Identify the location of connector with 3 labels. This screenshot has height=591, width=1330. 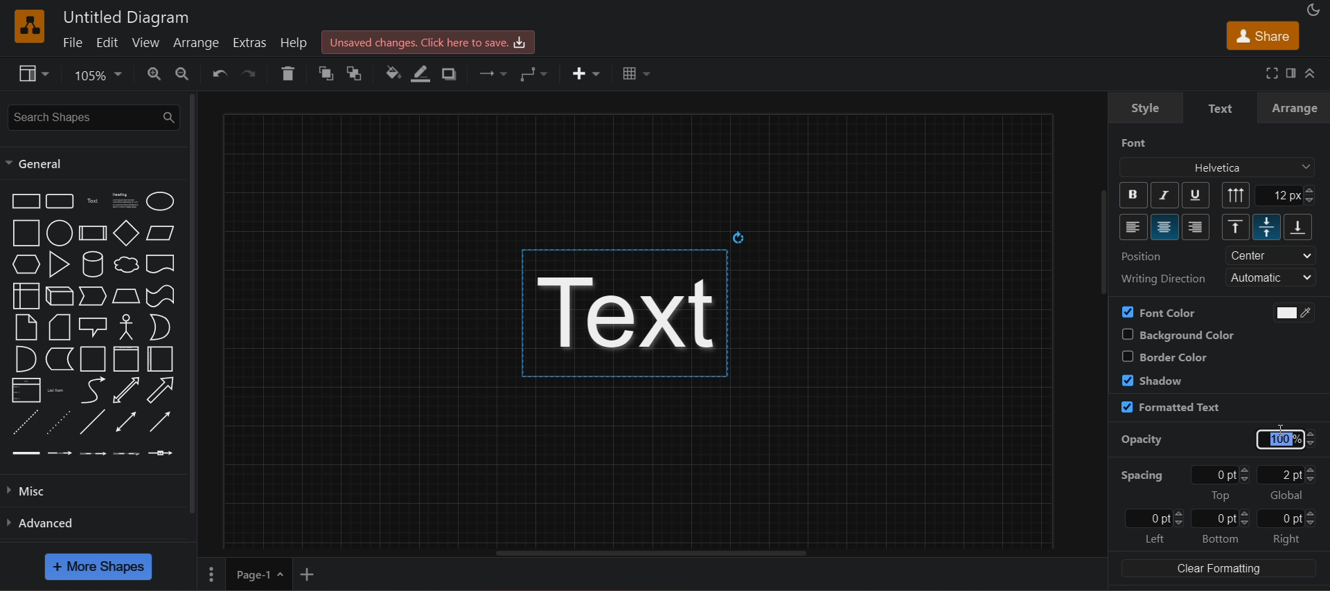
(127, 454).